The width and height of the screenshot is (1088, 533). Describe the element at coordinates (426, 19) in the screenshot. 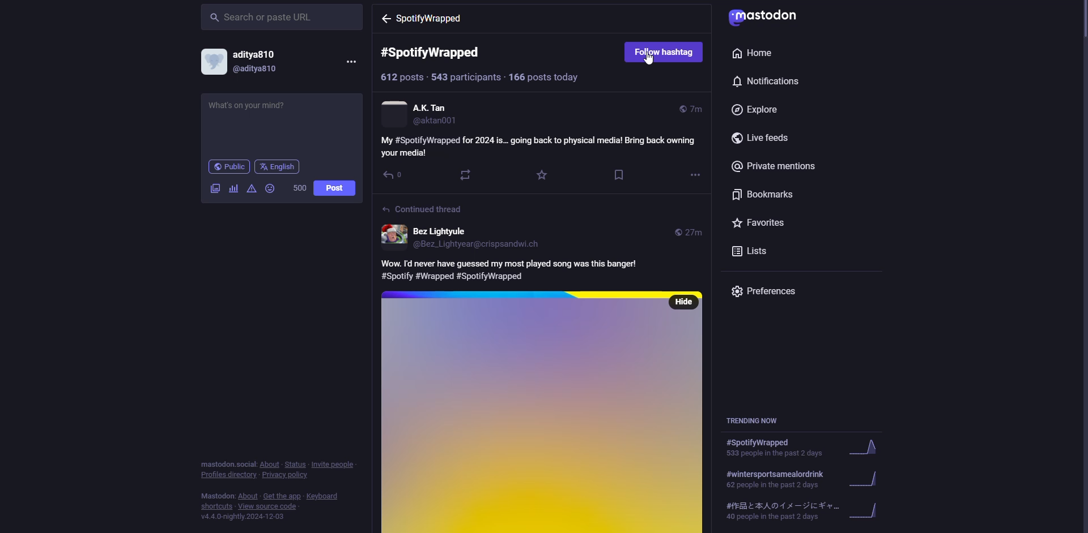

I see `hashtag` at that location.